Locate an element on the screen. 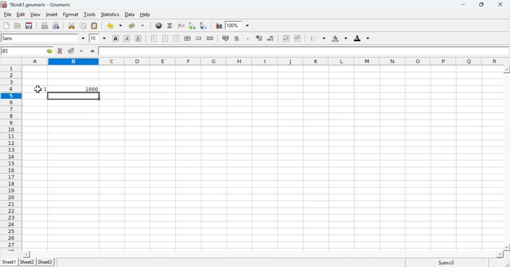 Image resolution: width=510 pixels, height=267 pixels. Edit function is located at coordinates (182, 26).